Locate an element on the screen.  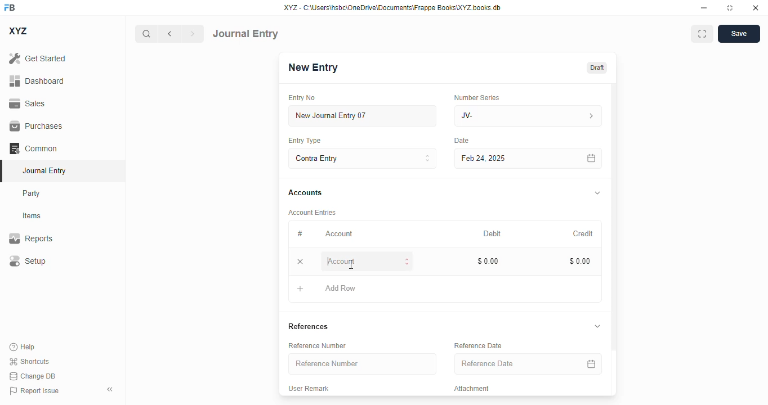
feb 24, 2025 is located at coordinates (504, 159).